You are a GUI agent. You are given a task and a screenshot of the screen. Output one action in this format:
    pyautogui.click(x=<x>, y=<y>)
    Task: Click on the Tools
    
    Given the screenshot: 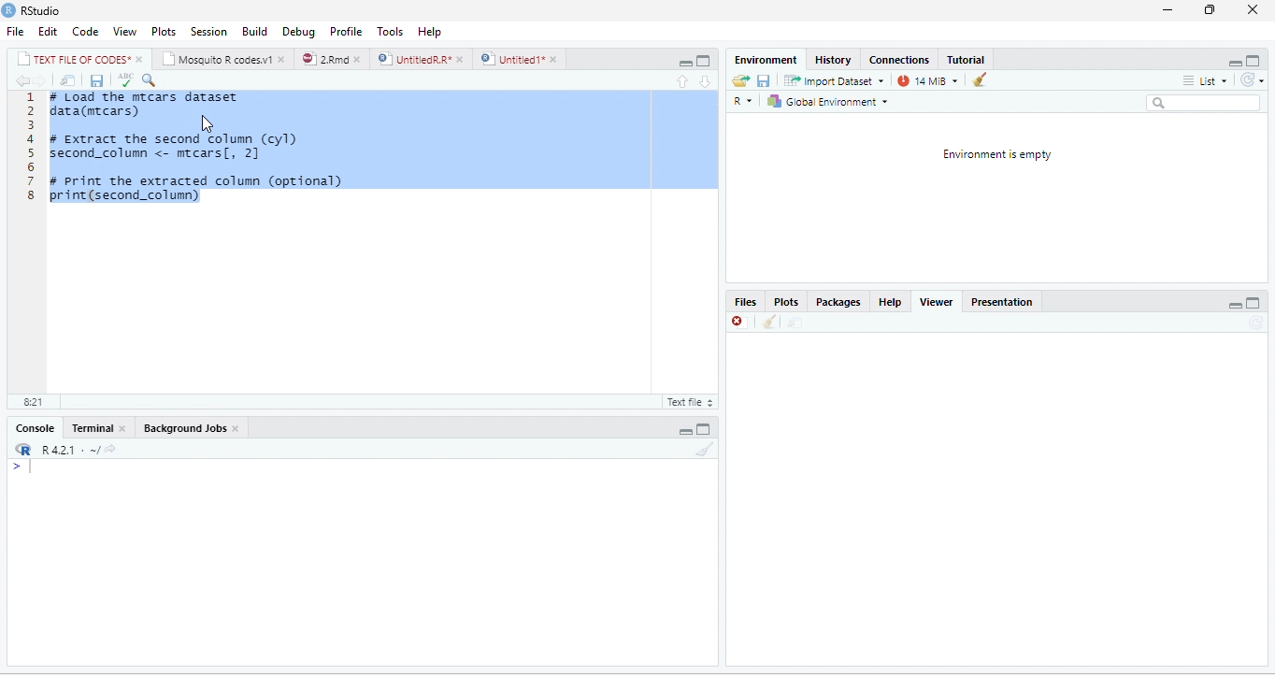 What is the action you would take?
    pyautogui.click(x=391, y=30)
    